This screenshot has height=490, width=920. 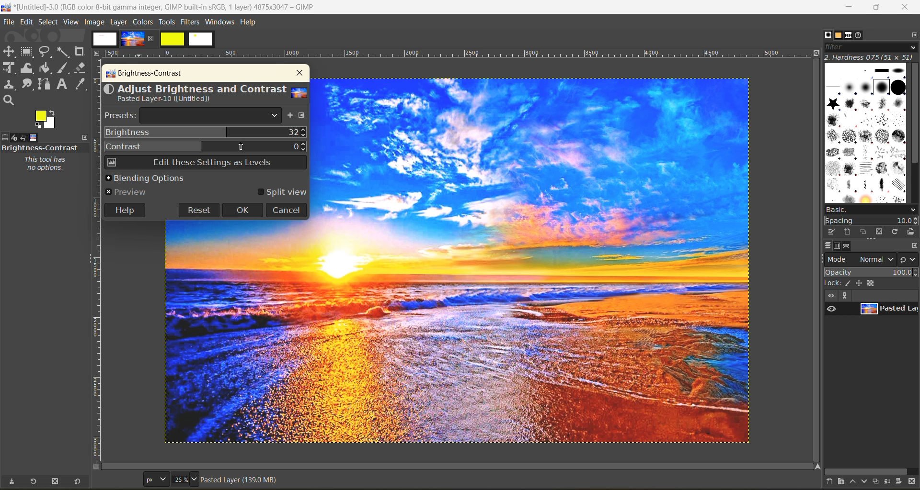 What do you see at coordinates (871, 283) in the screenshot?
I see `lock pixels, position and size, alpha` at bounding box center [871, 283].